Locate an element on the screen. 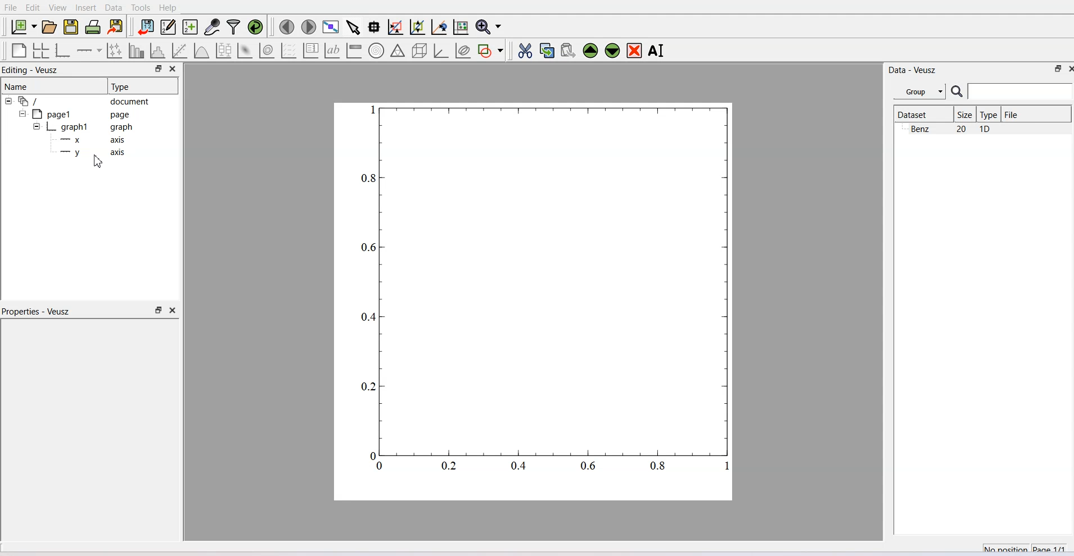  Collapse is located at coordinates (24, 113).